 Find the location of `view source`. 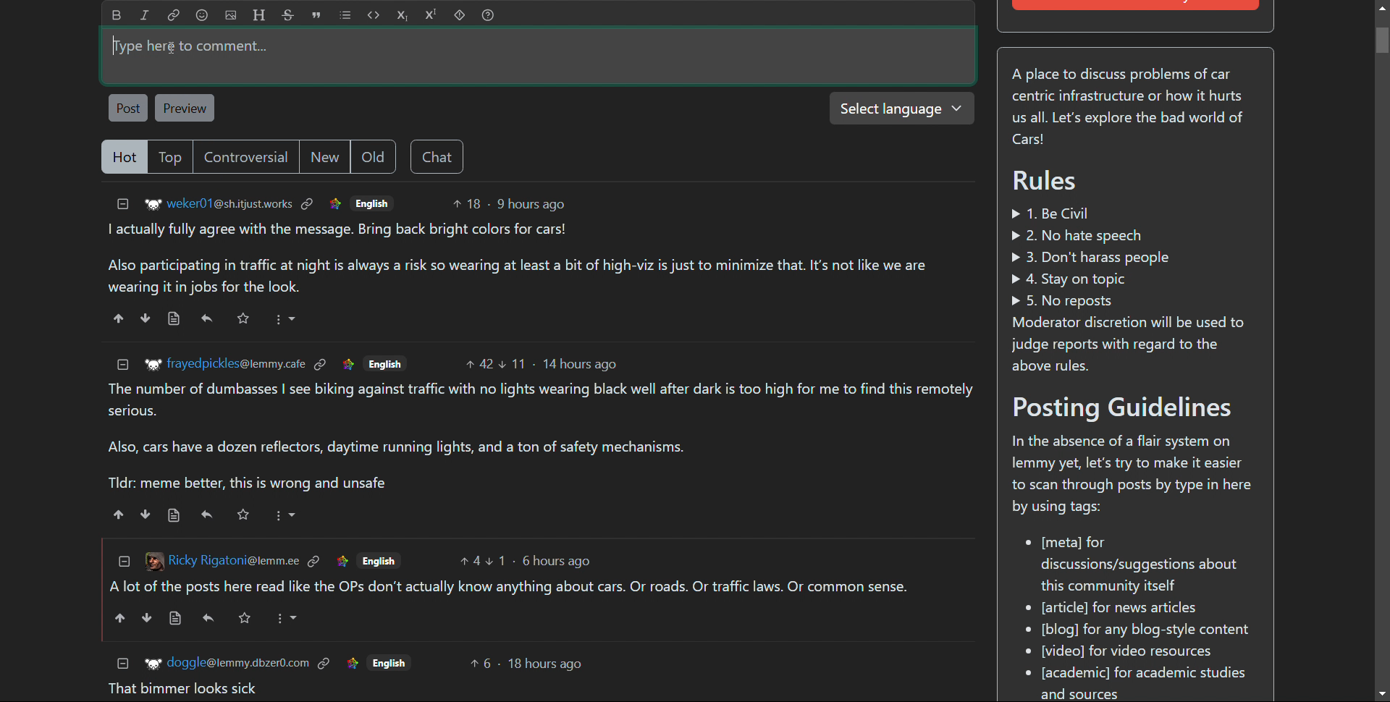

view source is located at coordinates (173, 319).